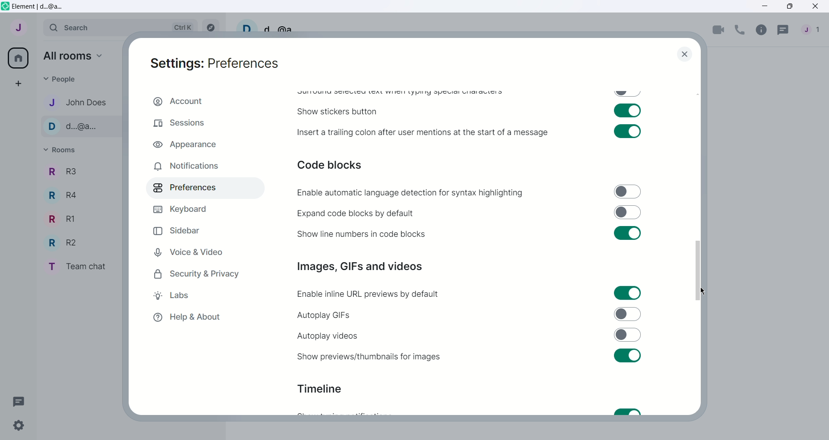 This screenshot has width=829, height=440. I want to click on Labs, so click(197, 295).